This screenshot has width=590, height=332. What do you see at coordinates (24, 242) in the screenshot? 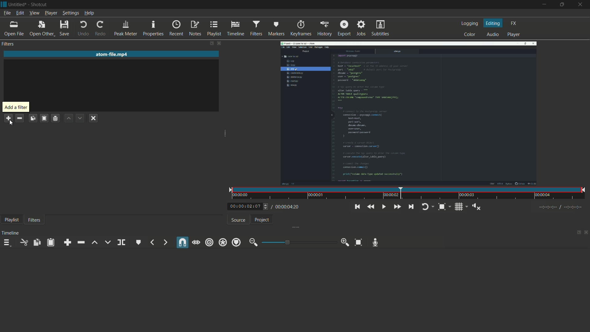
I see `cut` at bounding box center [24, 242].